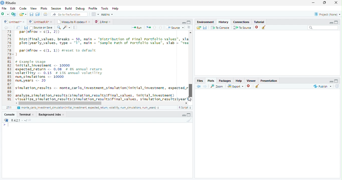 Image resolution: width=342 pixels, height=180 pixels. Describe the element at coordinates (52, 114) in the screenshot. I see `Background Jobs.` at that location.